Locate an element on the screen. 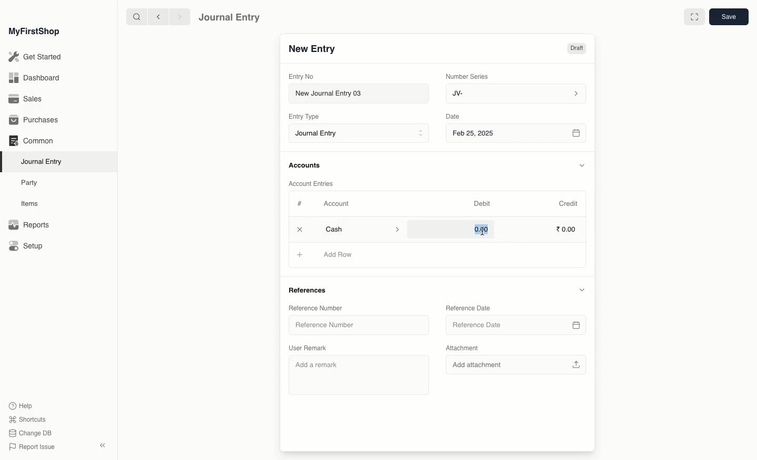  Change DB is located at coordinates (30, 434).